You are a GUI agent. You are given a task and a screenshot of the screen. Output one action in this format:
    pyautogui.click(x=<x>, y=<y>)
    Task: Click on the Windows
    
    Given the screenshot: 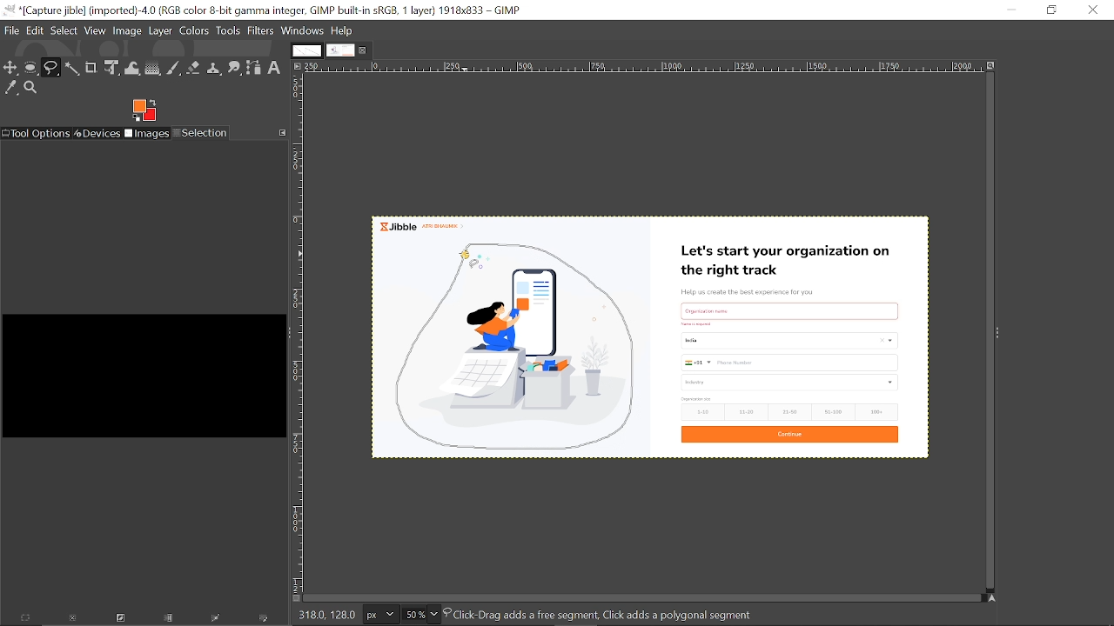 What is the action you would take?
    pyautogui.click(x=303, y=30)
    